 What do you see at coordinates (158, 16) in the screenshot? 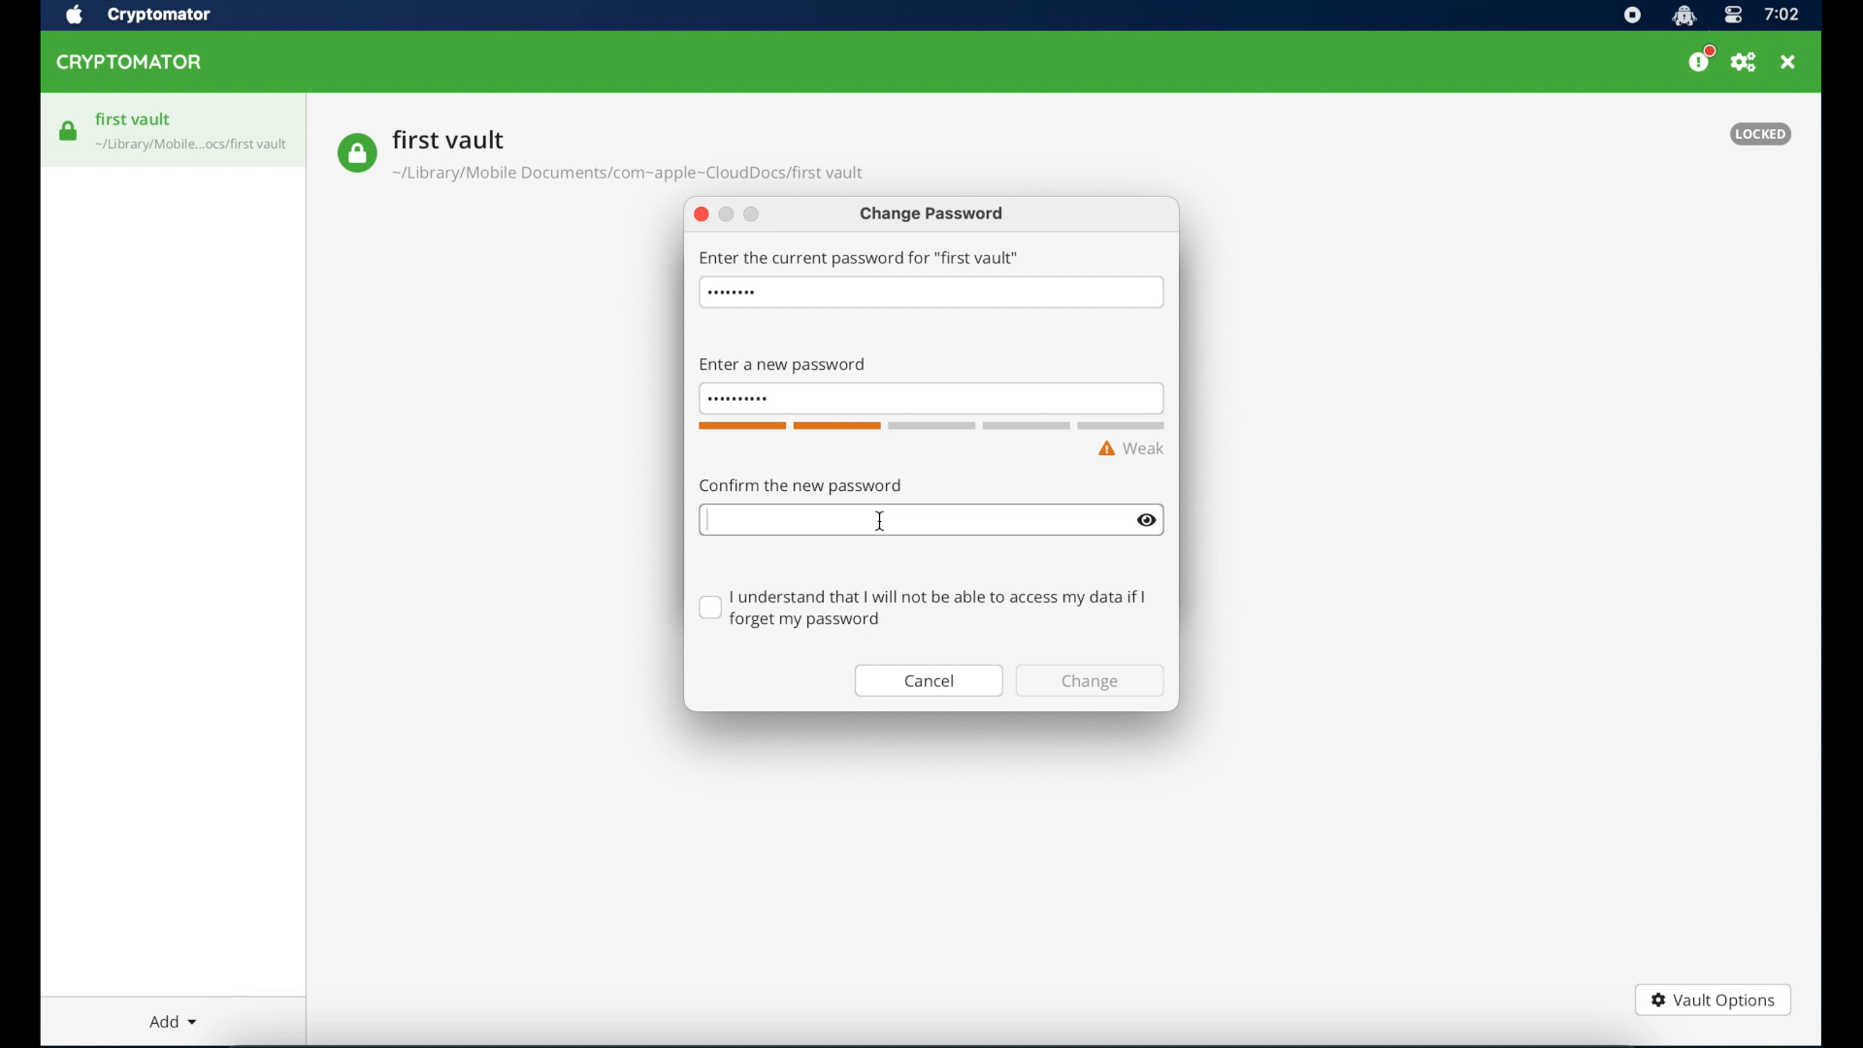
I see `crytptomator` at bounding box center [158, 16].